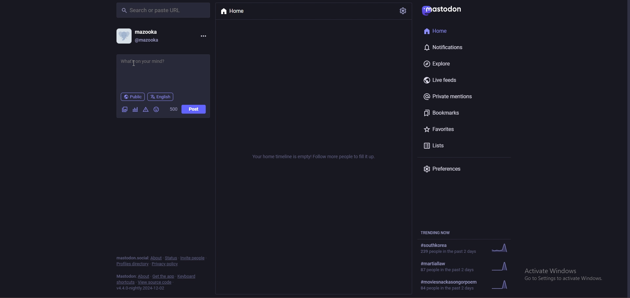 The image size is (630, 298). Describe the element at coordinates (157, 282) in the screenshot. I see `View source code` at that location.